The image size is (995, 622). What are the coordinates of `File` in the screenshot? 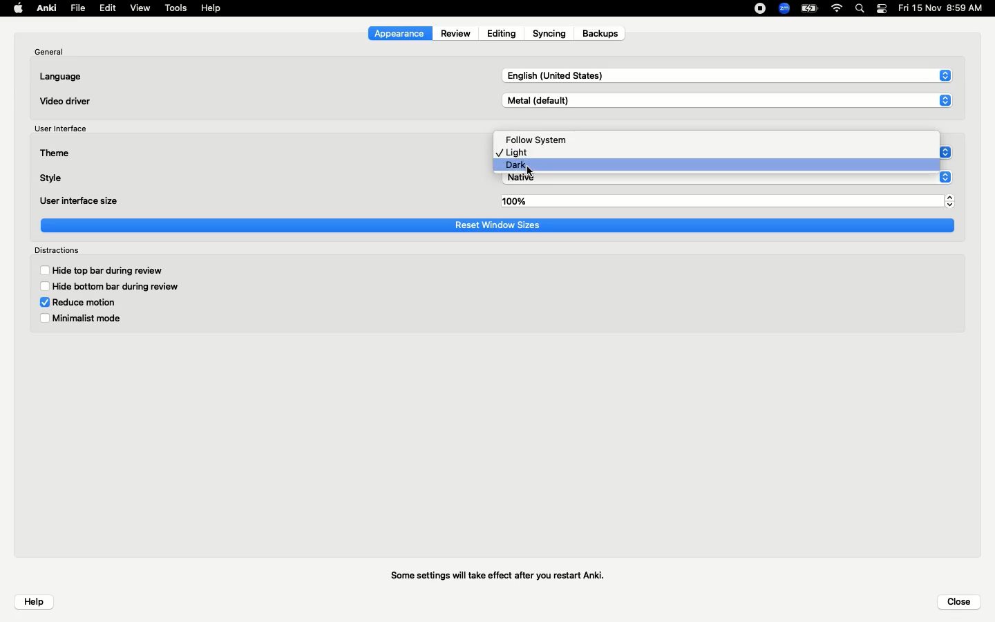 It's located at (79, 7).